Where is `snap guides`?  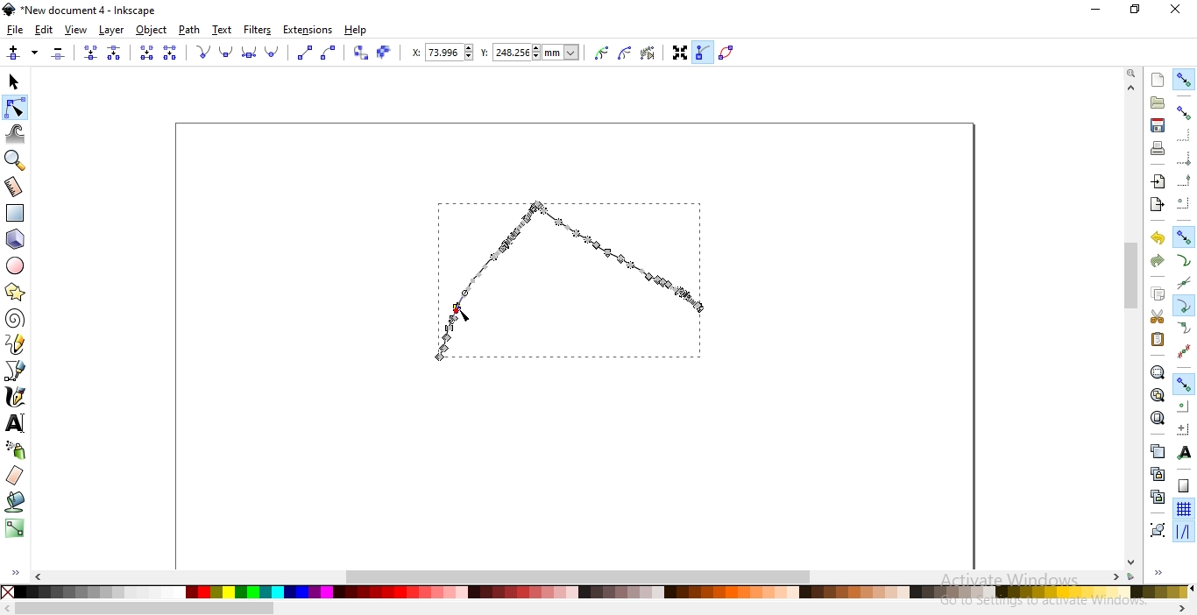
snap guides is located at coordinates (1181, 532).